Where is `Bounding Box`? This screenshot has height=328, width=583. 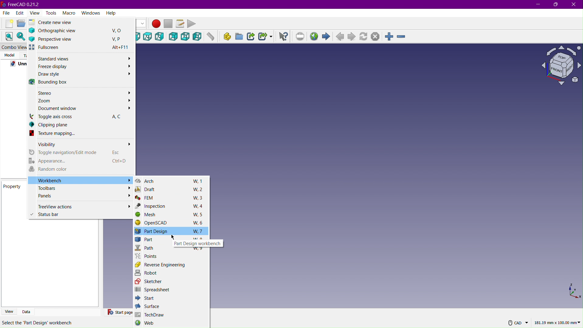 Bounding Box is located at coordinates (66, 83).